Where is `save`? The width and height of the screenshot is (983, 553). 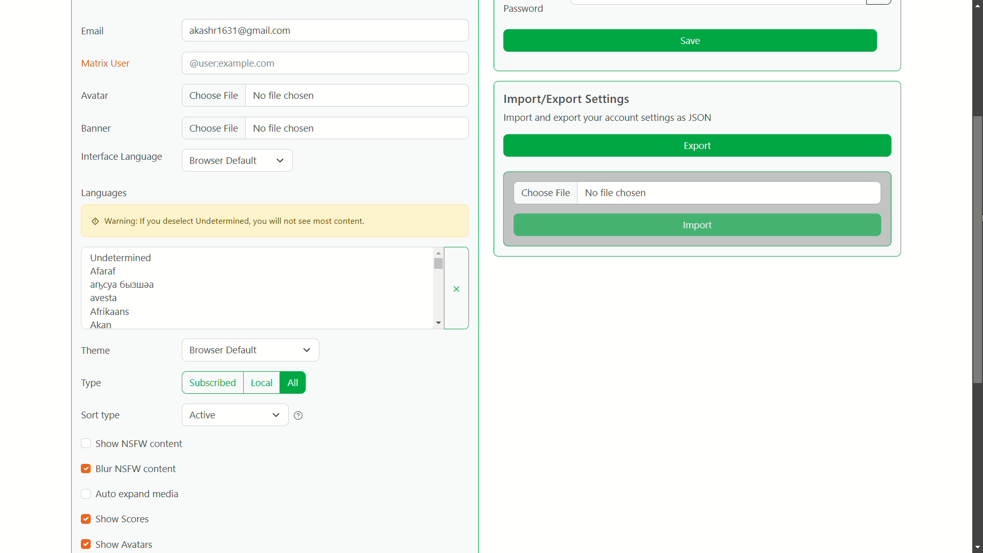 save is located at coordinates (690, 41).